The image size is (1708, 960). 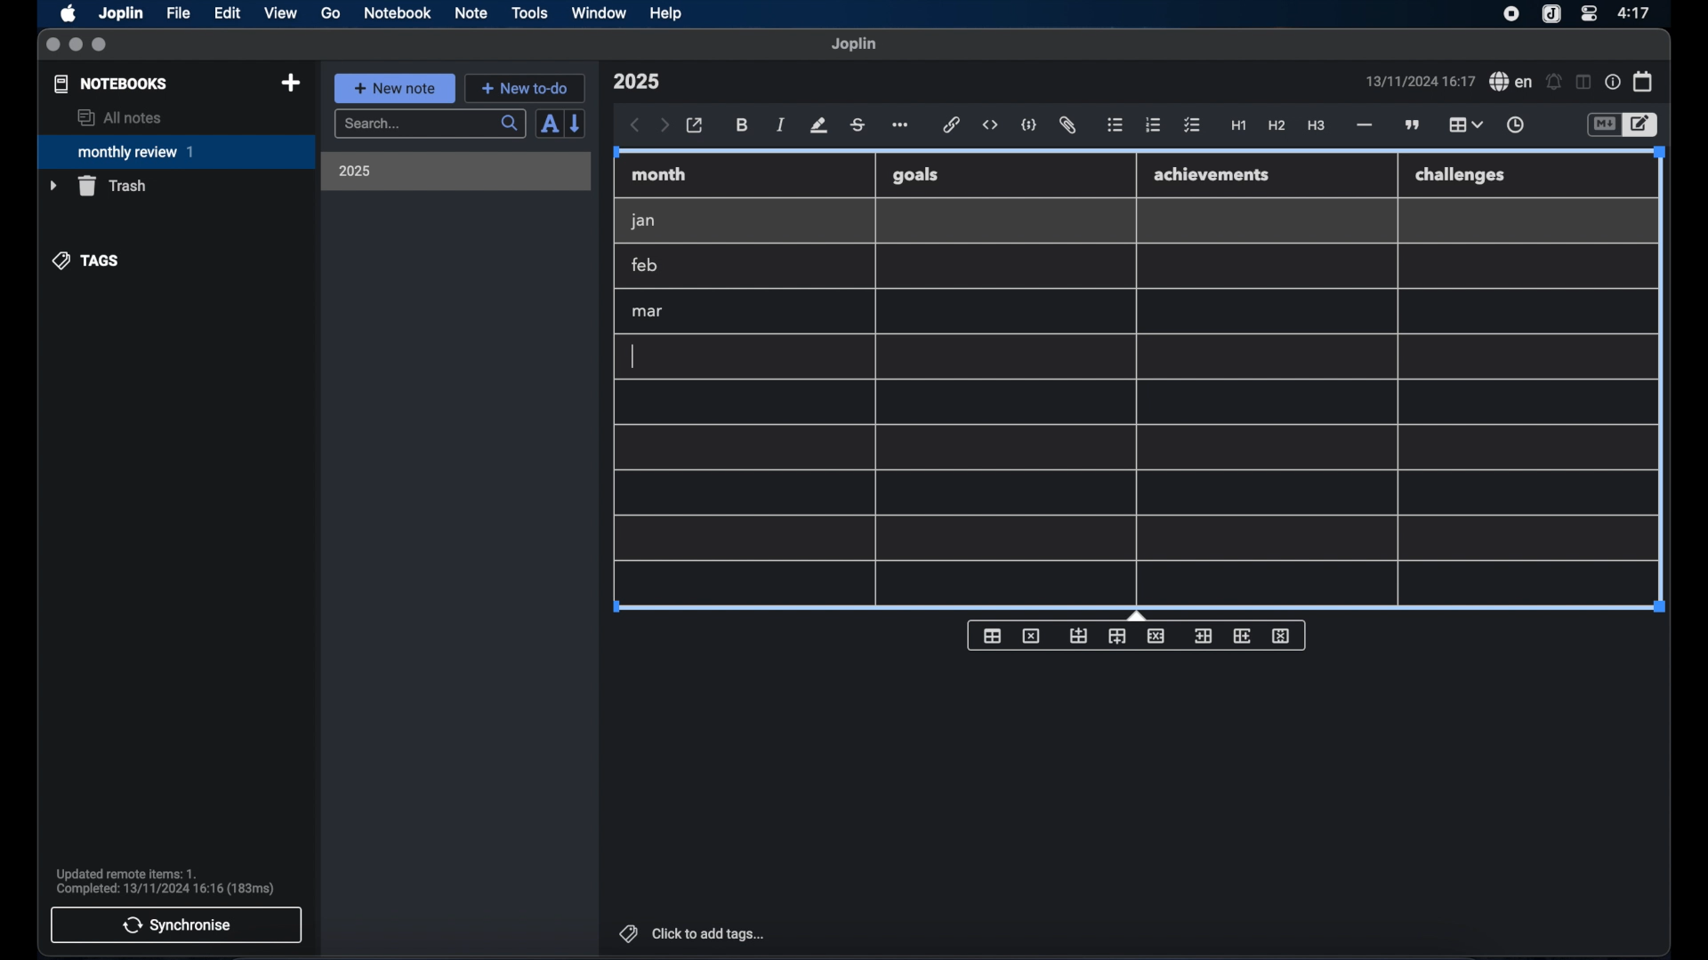 What do you see at coordinates (526, 88) in the screenshot?
I see `new to-do` at bounding box center [526, 88].